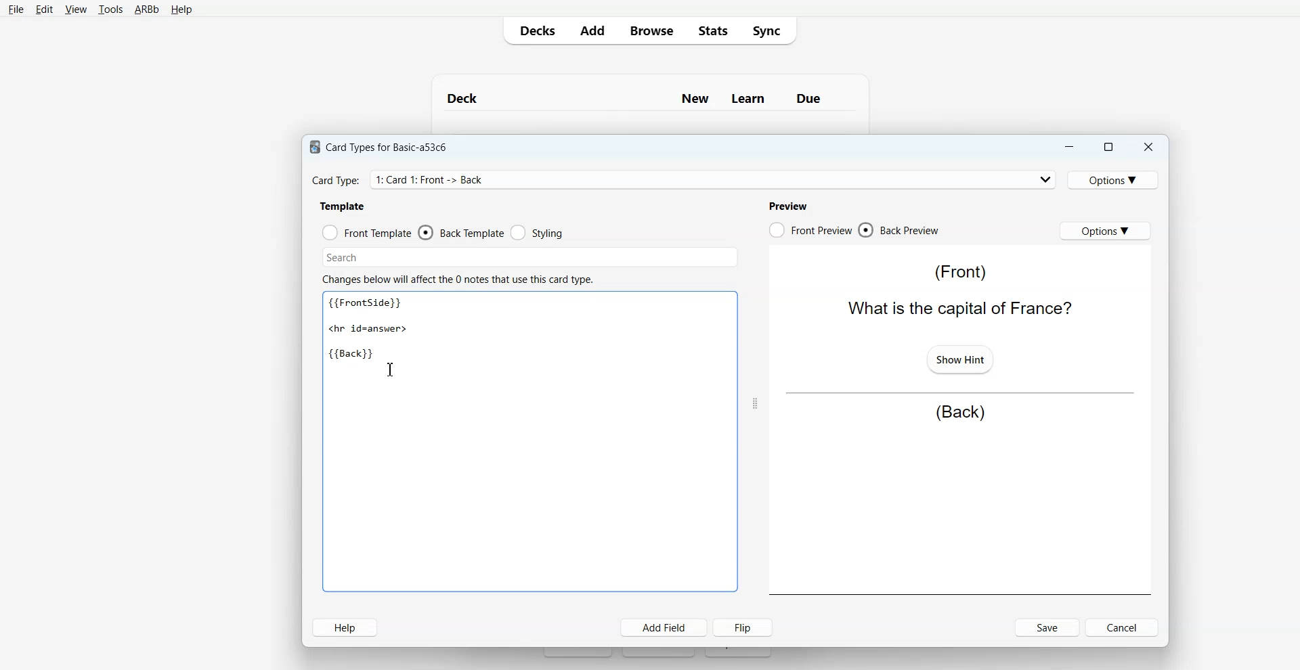 The height and width of the screenshot is (670, 1300). What do you see at coordinates (76, 9) in the screenshot?
I see `View` at bounding box center [76, 9].